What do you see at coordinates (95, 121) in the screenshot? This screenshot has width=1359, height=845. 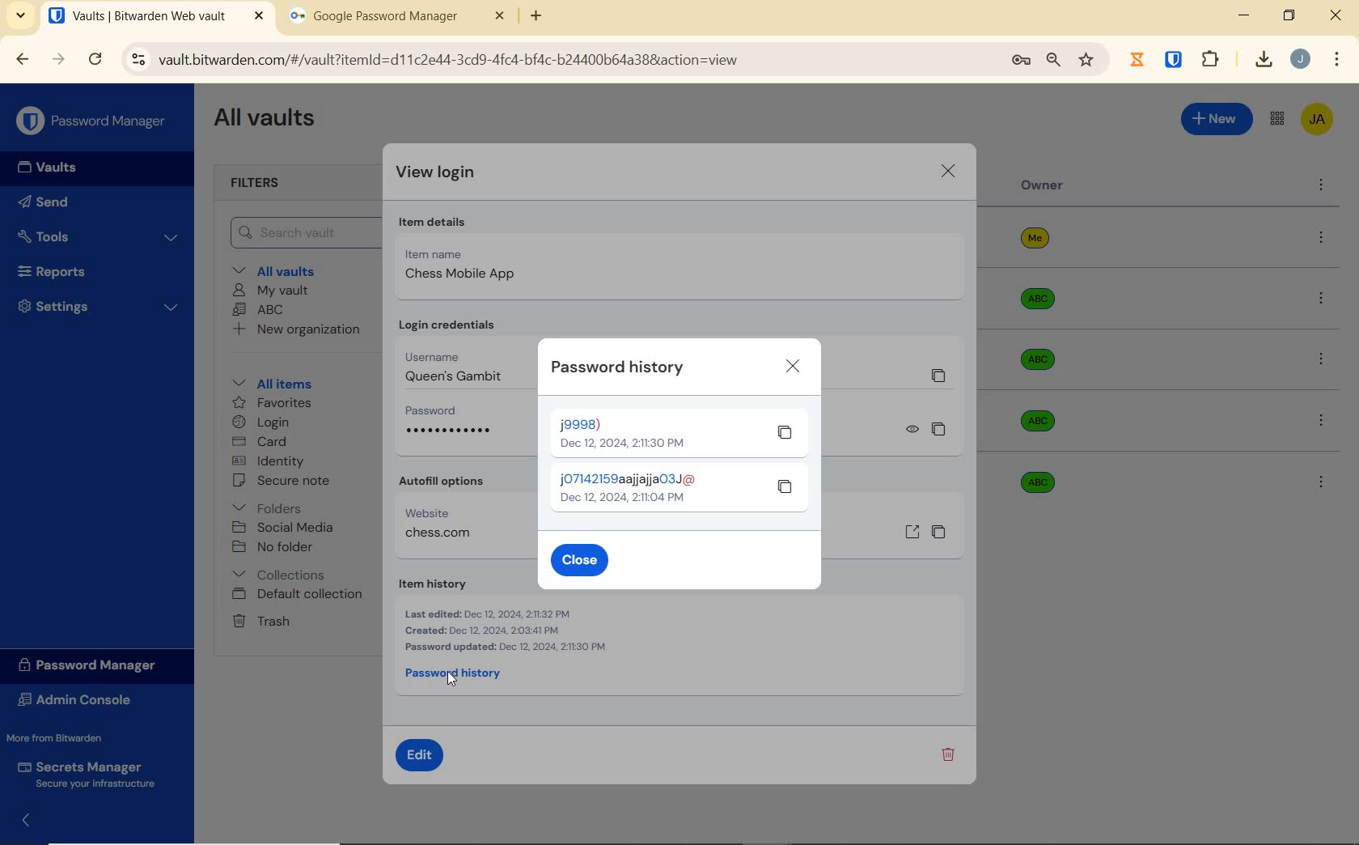 I see `Password Manager` at bounding box center [95, 121].